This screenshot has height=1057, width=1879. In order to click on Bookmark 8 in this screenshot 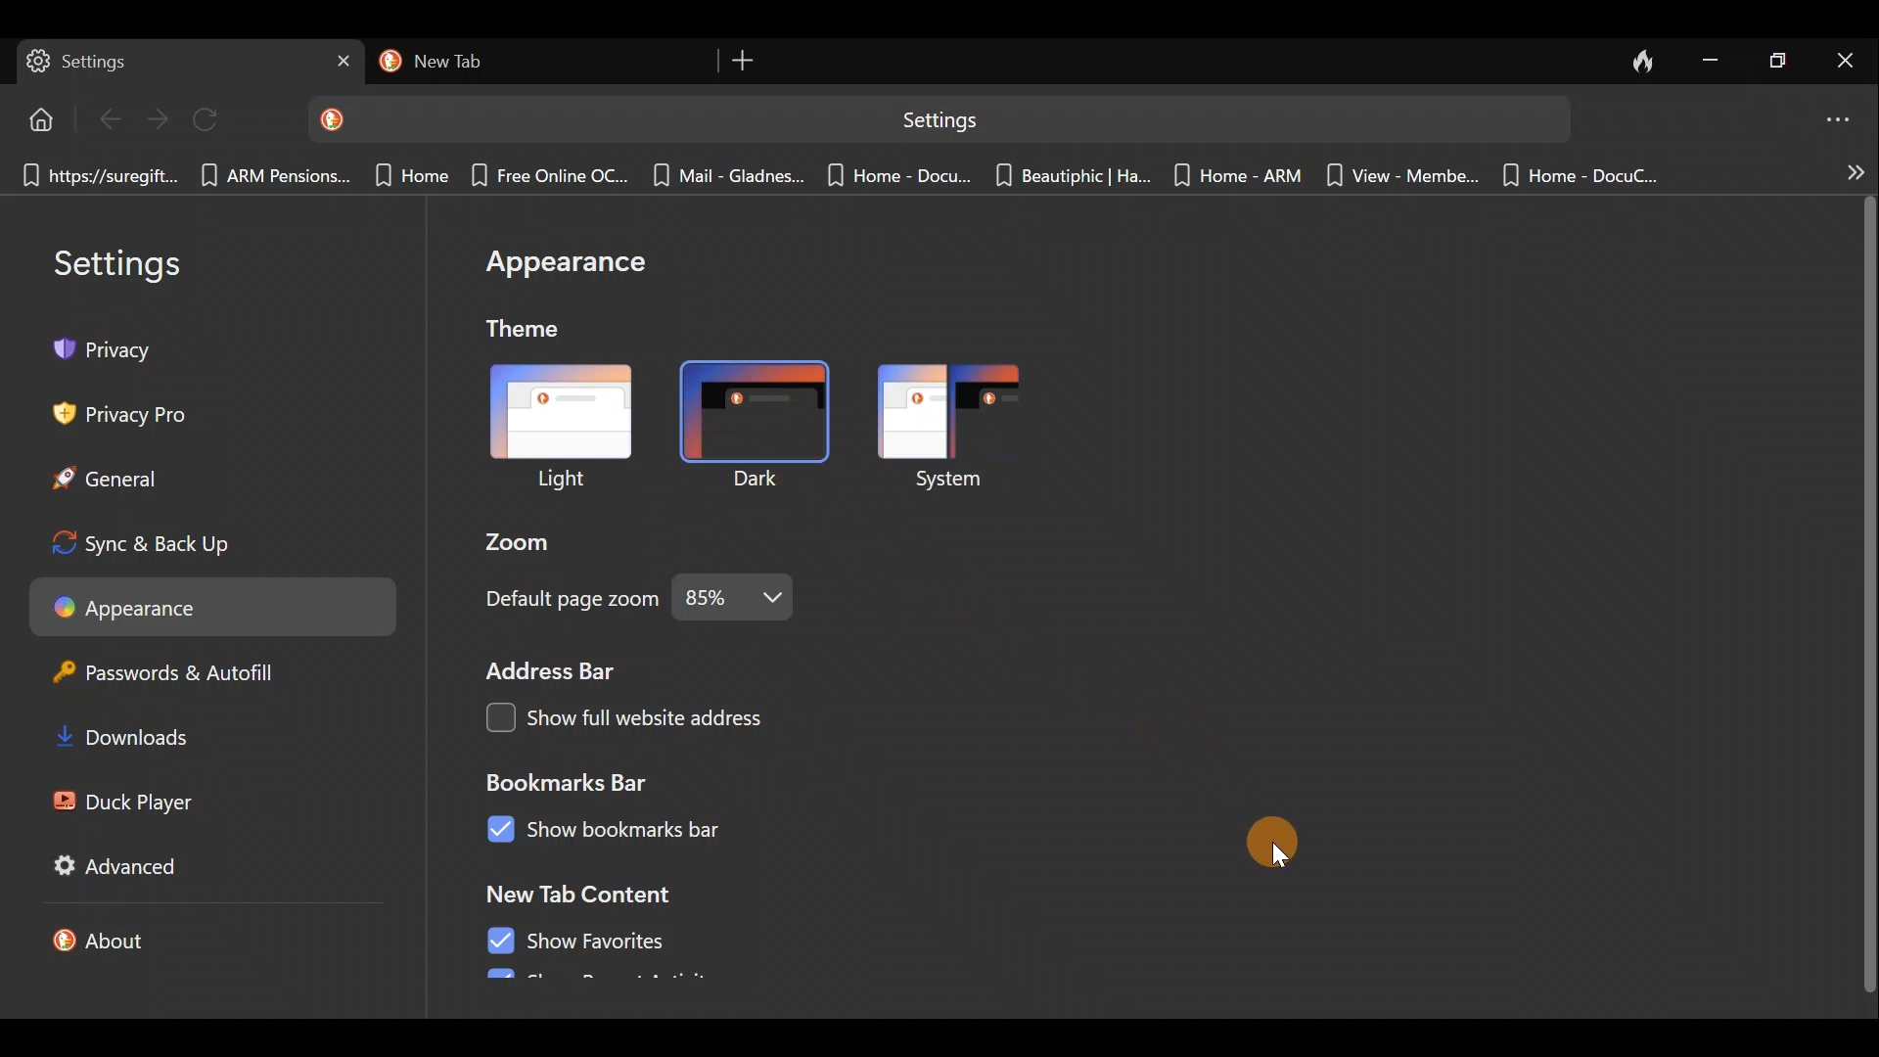, I will do `click(1241, 179)`.